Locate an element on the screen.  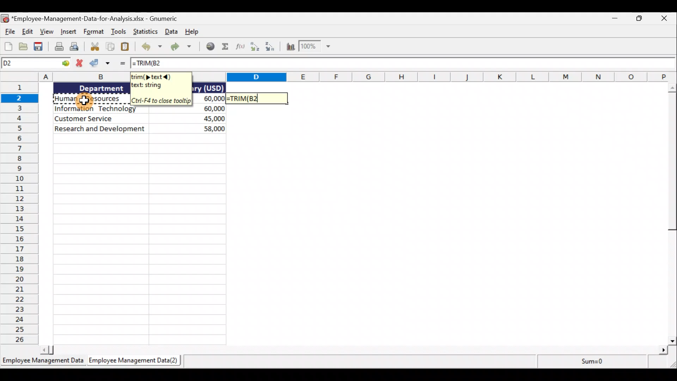
Data is located at coordinates (171, 32).